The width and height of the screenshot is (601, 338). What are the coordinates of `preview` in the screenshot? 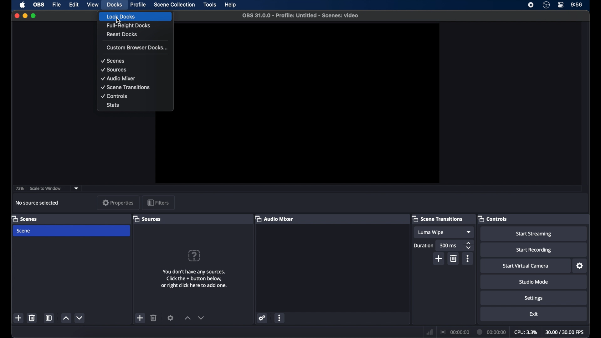 It's located at (308, 103).